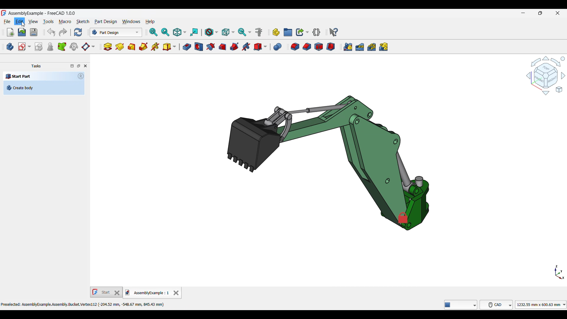 The width and height of the screenshot is (567, 319). Describe the element at coordinates (62, 47) in the screenshot. I see `Create a sub-object shape binder` at that location.